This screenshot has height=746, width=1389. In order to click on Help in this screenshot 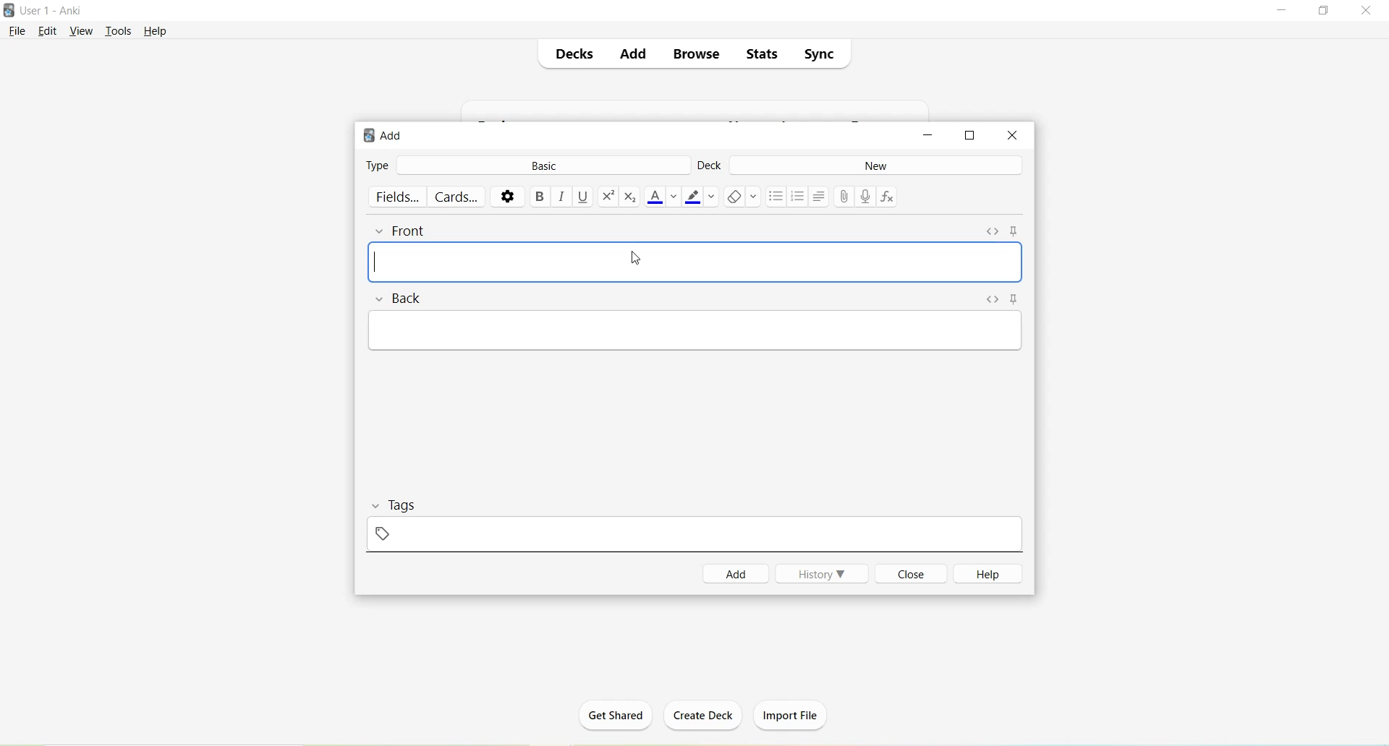, I will do `click(984, 574)`.